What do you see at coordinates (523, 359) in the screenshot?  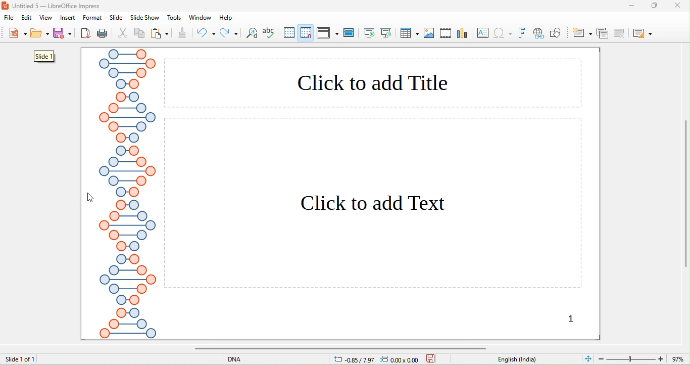 I see `English ` at bounding box center [523, 359].